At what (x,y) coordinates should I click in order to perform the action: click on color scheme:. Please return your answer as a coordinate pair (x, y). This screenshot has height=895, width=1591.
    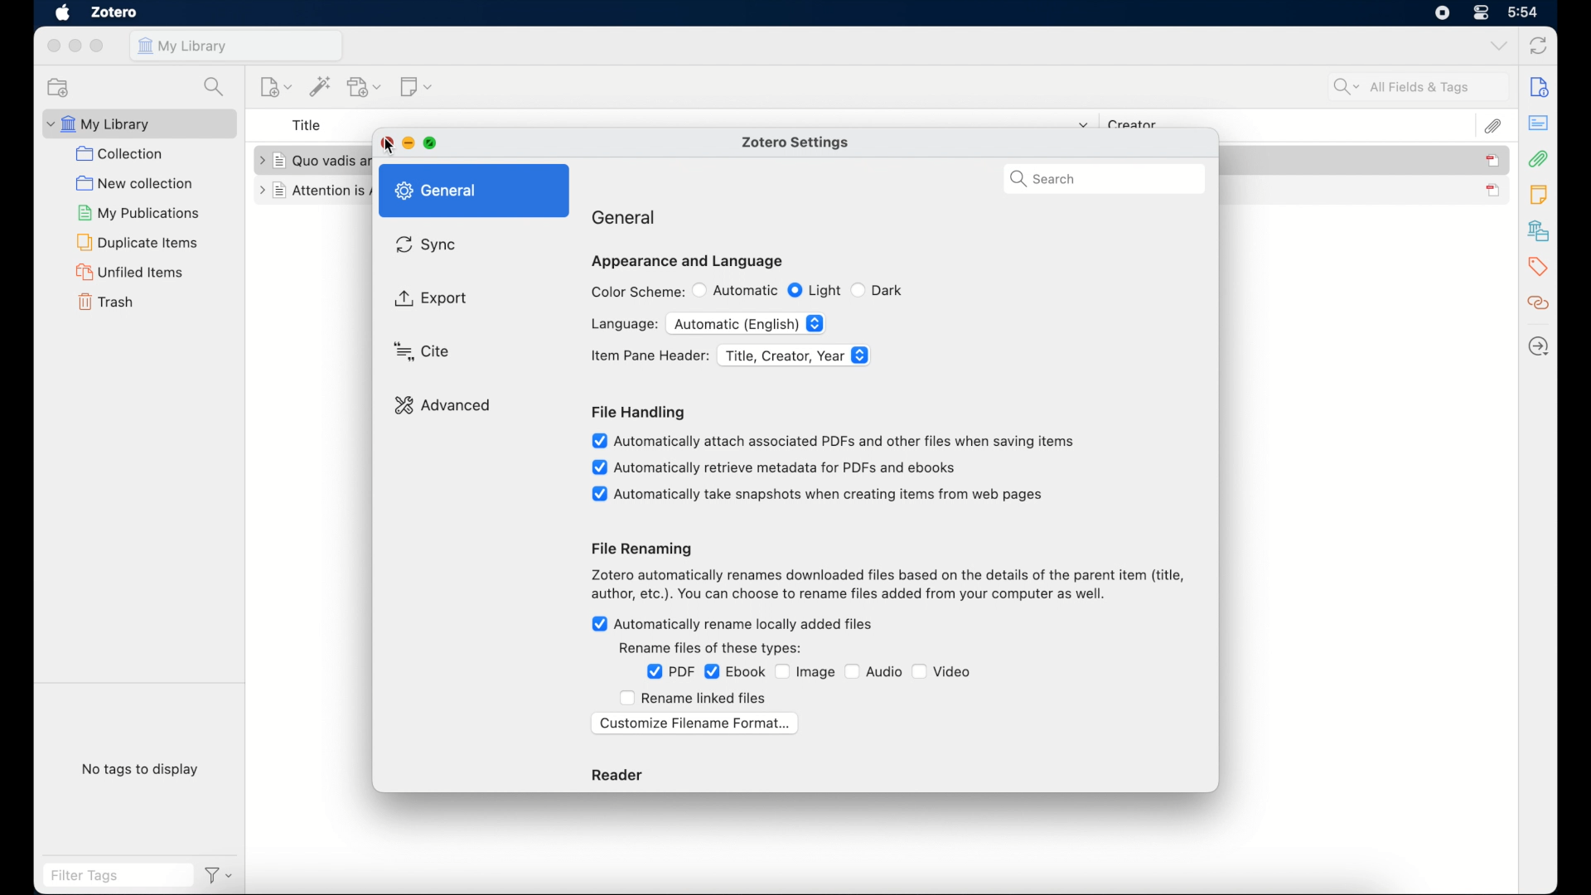
    Looking at the image, I should click on (636, 292).